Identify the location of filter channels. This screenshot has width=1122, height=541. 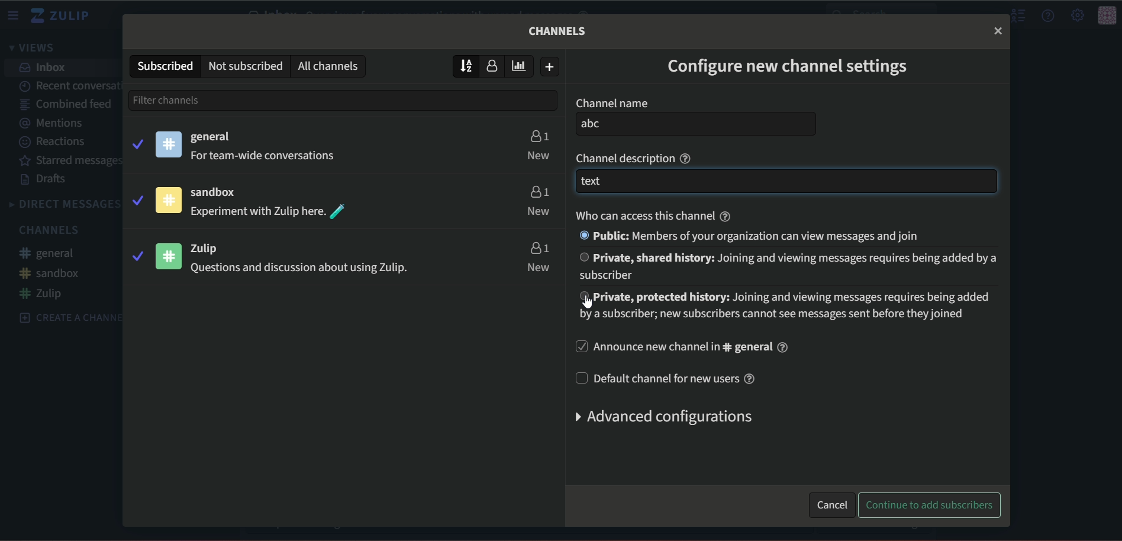
(190, 99).